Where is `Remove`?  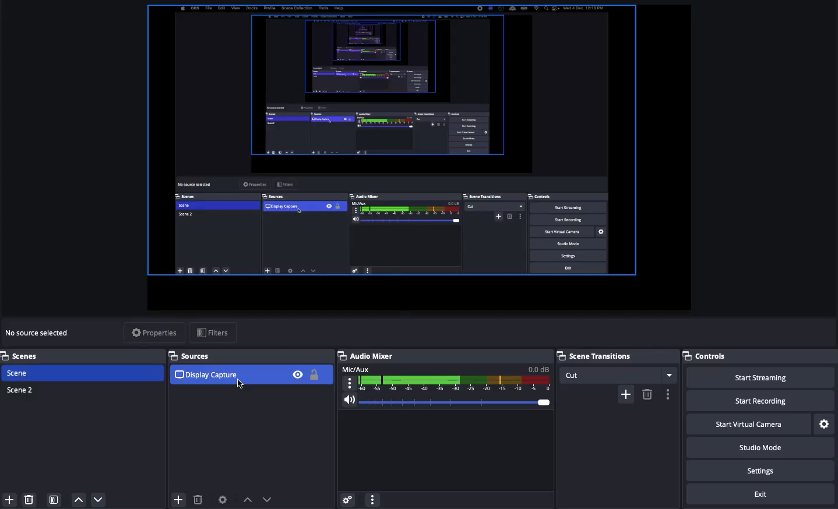
Remove is located at coordinates (29, 499).